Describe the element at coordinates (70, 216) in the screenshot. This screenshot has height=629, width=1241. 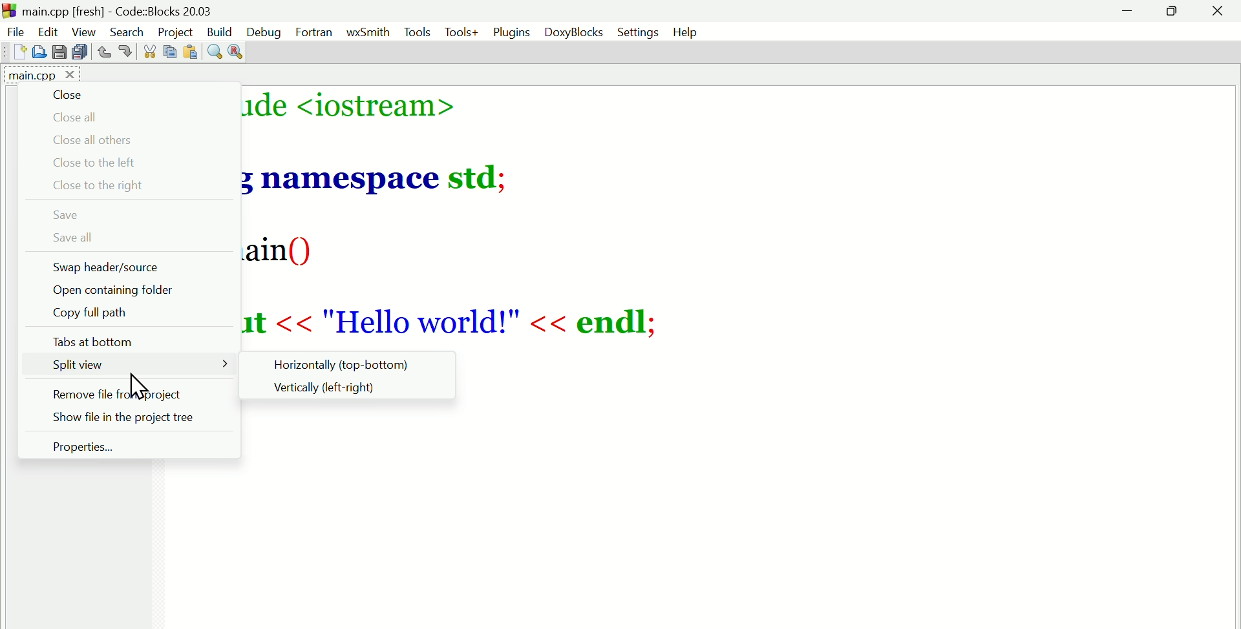
I see `Save` at that location.